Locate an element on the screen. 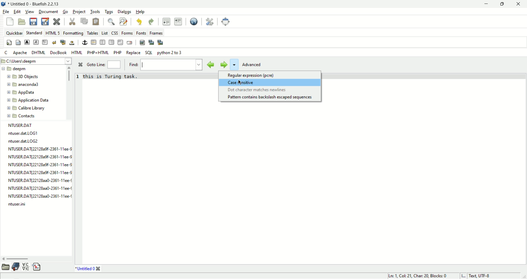 This screenshot has width=527, height=279. Calibre Library is located at coordinates (29, 108).